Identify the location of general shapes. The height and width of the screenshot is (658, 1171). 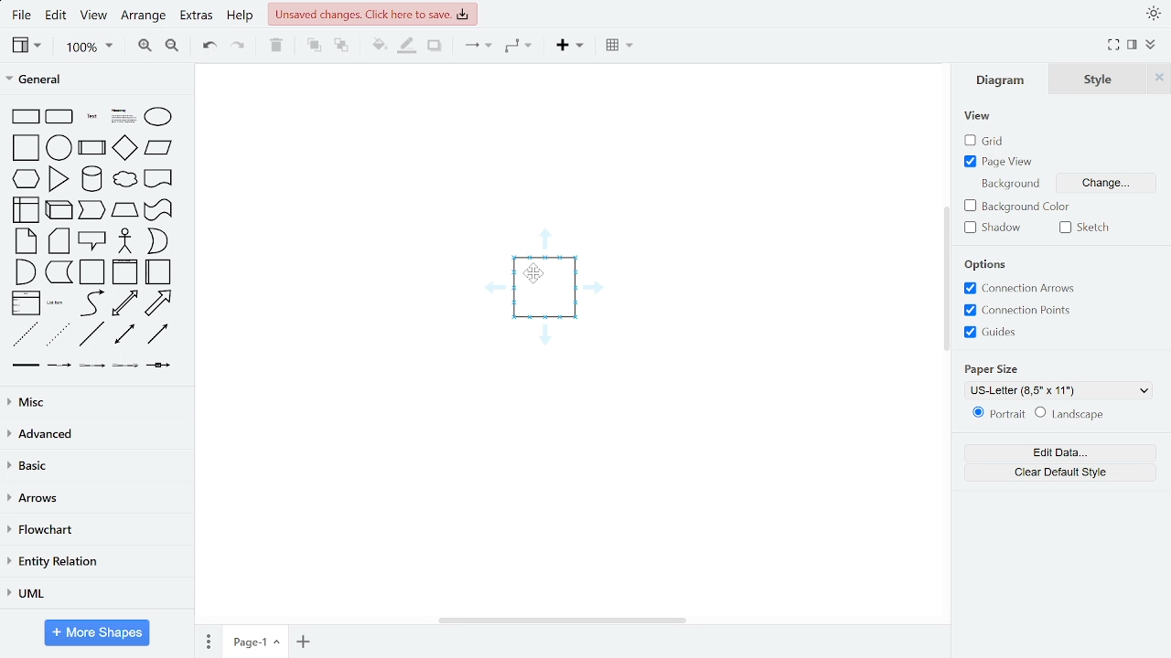
(57, 210).